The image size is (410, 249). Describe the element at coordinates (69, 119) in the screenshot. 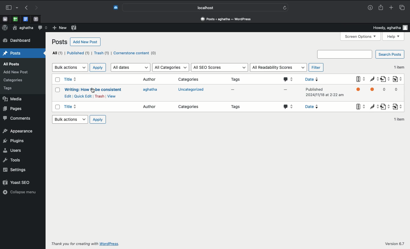

I see `Bulk actions` at that location.